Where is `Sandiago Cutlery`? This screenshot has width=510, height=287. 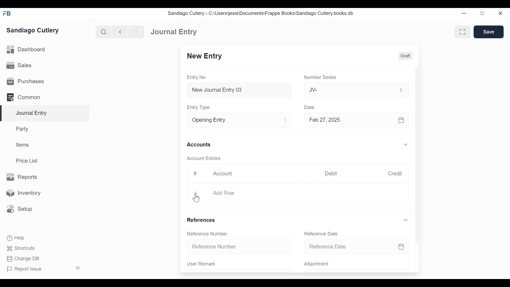 Sandiago Cutlery is located at coordinates (33, 31).